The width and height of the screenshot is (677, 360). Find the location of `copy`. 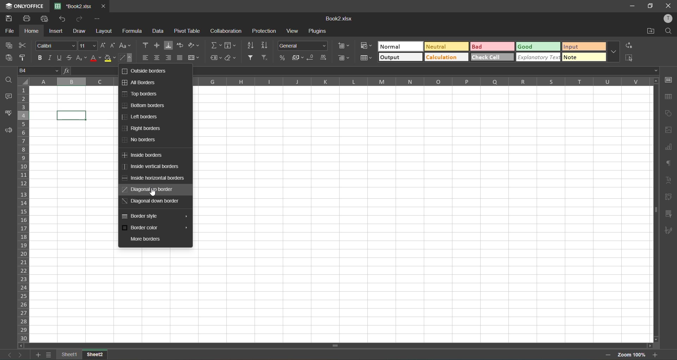

copy is located at coordinates (10, 45).